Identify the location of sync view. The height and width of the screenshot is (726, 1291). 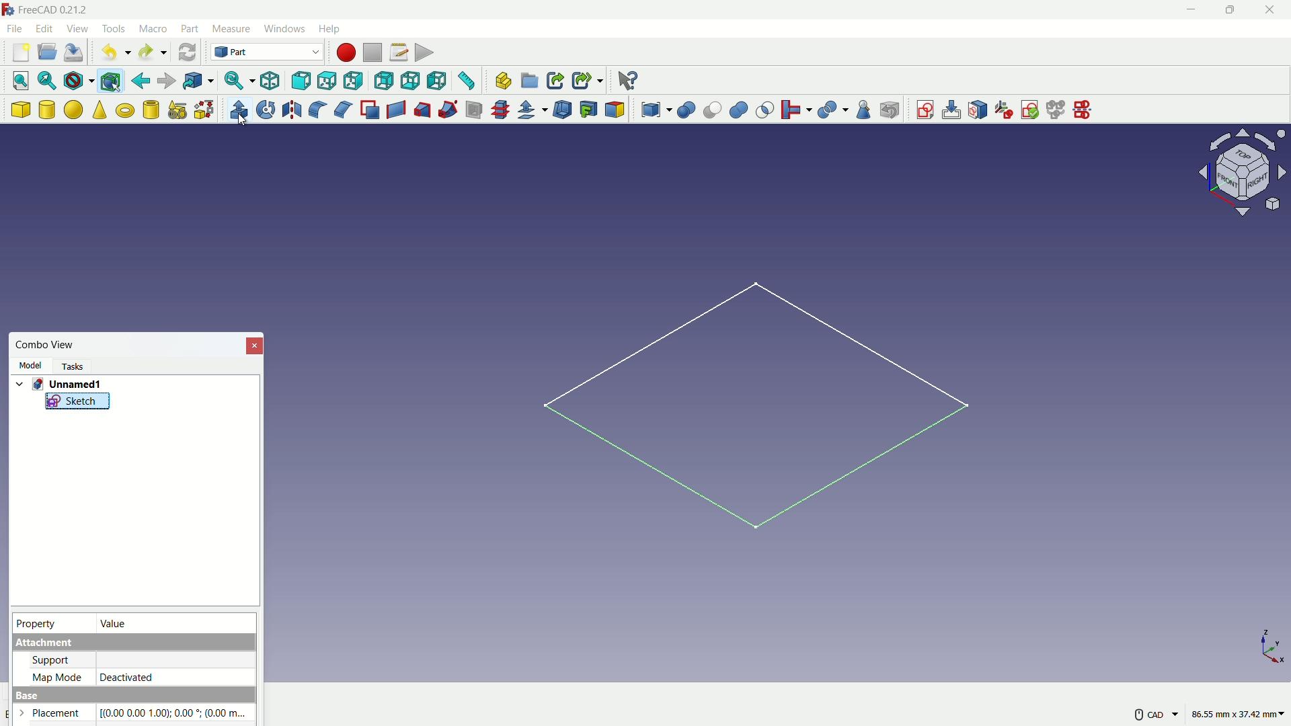
(238, 79).